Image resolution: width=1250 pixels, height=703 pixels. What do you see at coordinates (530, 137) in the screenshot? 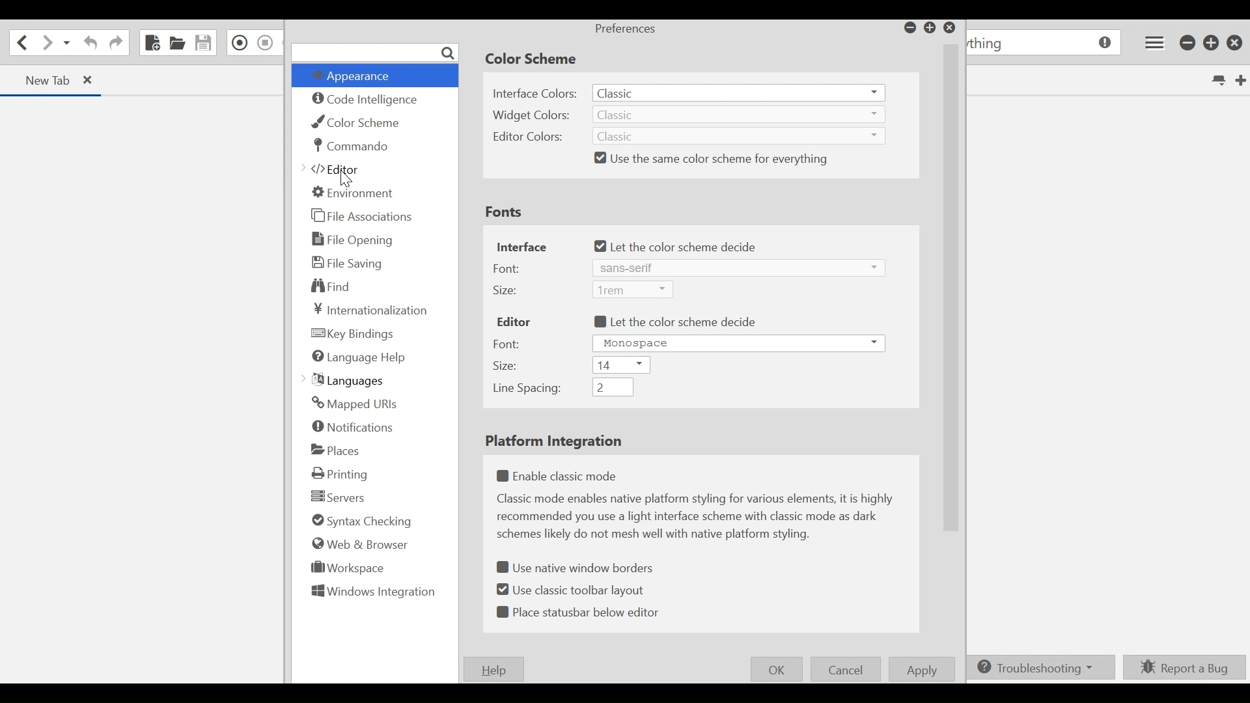
I see `Editor Colors` at bounding box center [530, 137].